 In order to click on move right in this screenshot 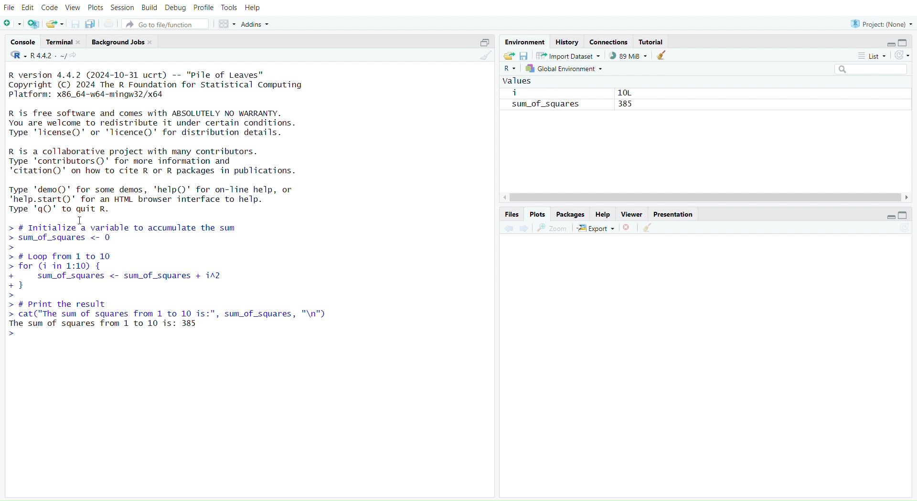, I will do `click(908, 197)`.